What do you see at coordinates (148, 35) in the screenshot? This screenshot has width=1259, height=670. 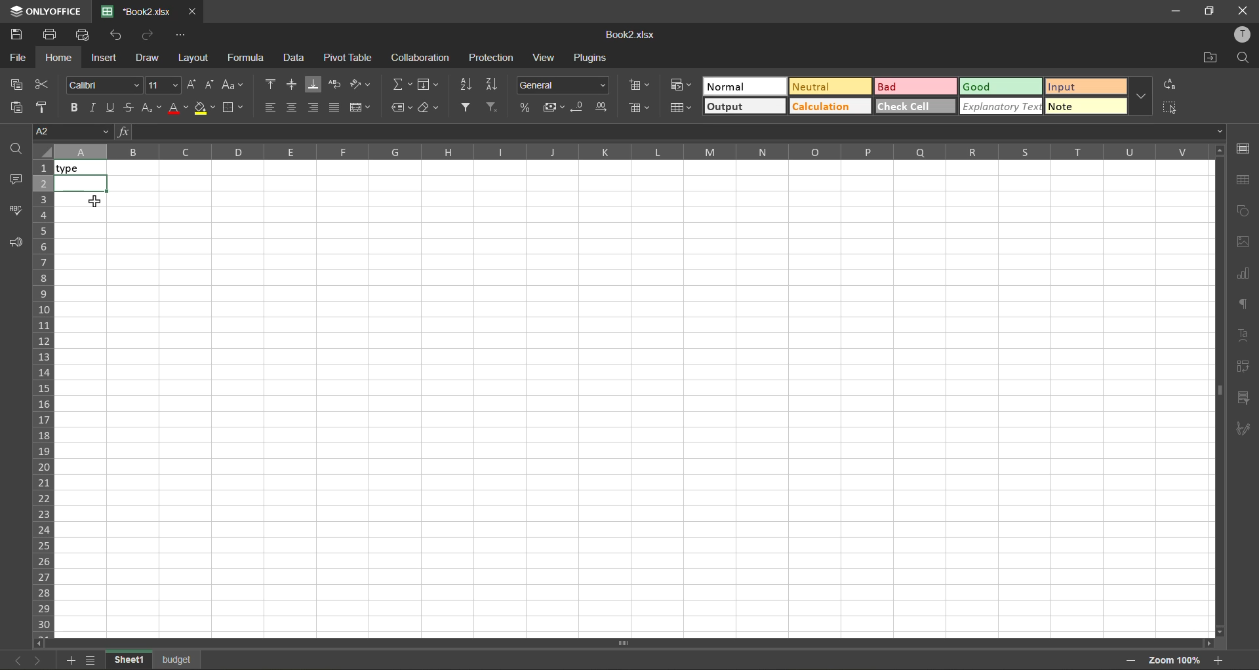 I see `redo` at bounding box center [148, 35].